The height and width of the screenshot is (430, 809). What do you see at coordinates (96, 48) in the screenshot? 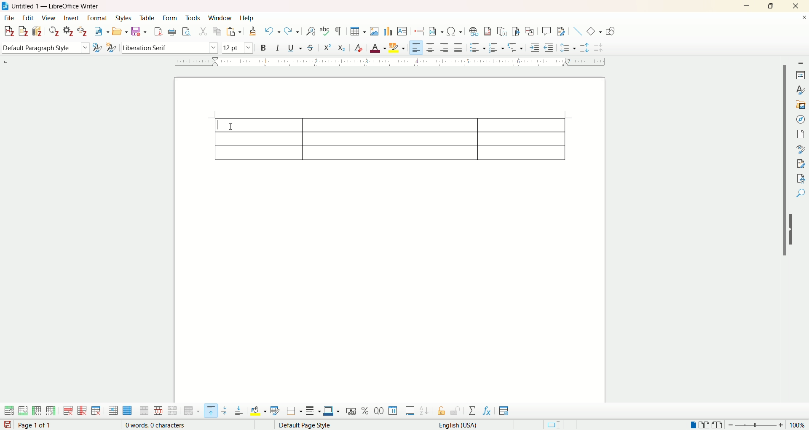
I see `update selected style` at bounding box center [96, 48].